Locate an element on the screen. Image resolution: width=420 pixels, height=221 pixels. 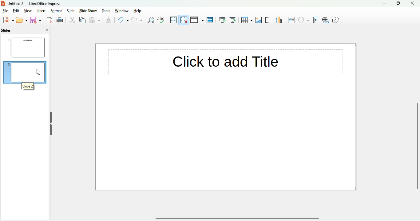
insert hyperlink is located at coordinates (326, 20).